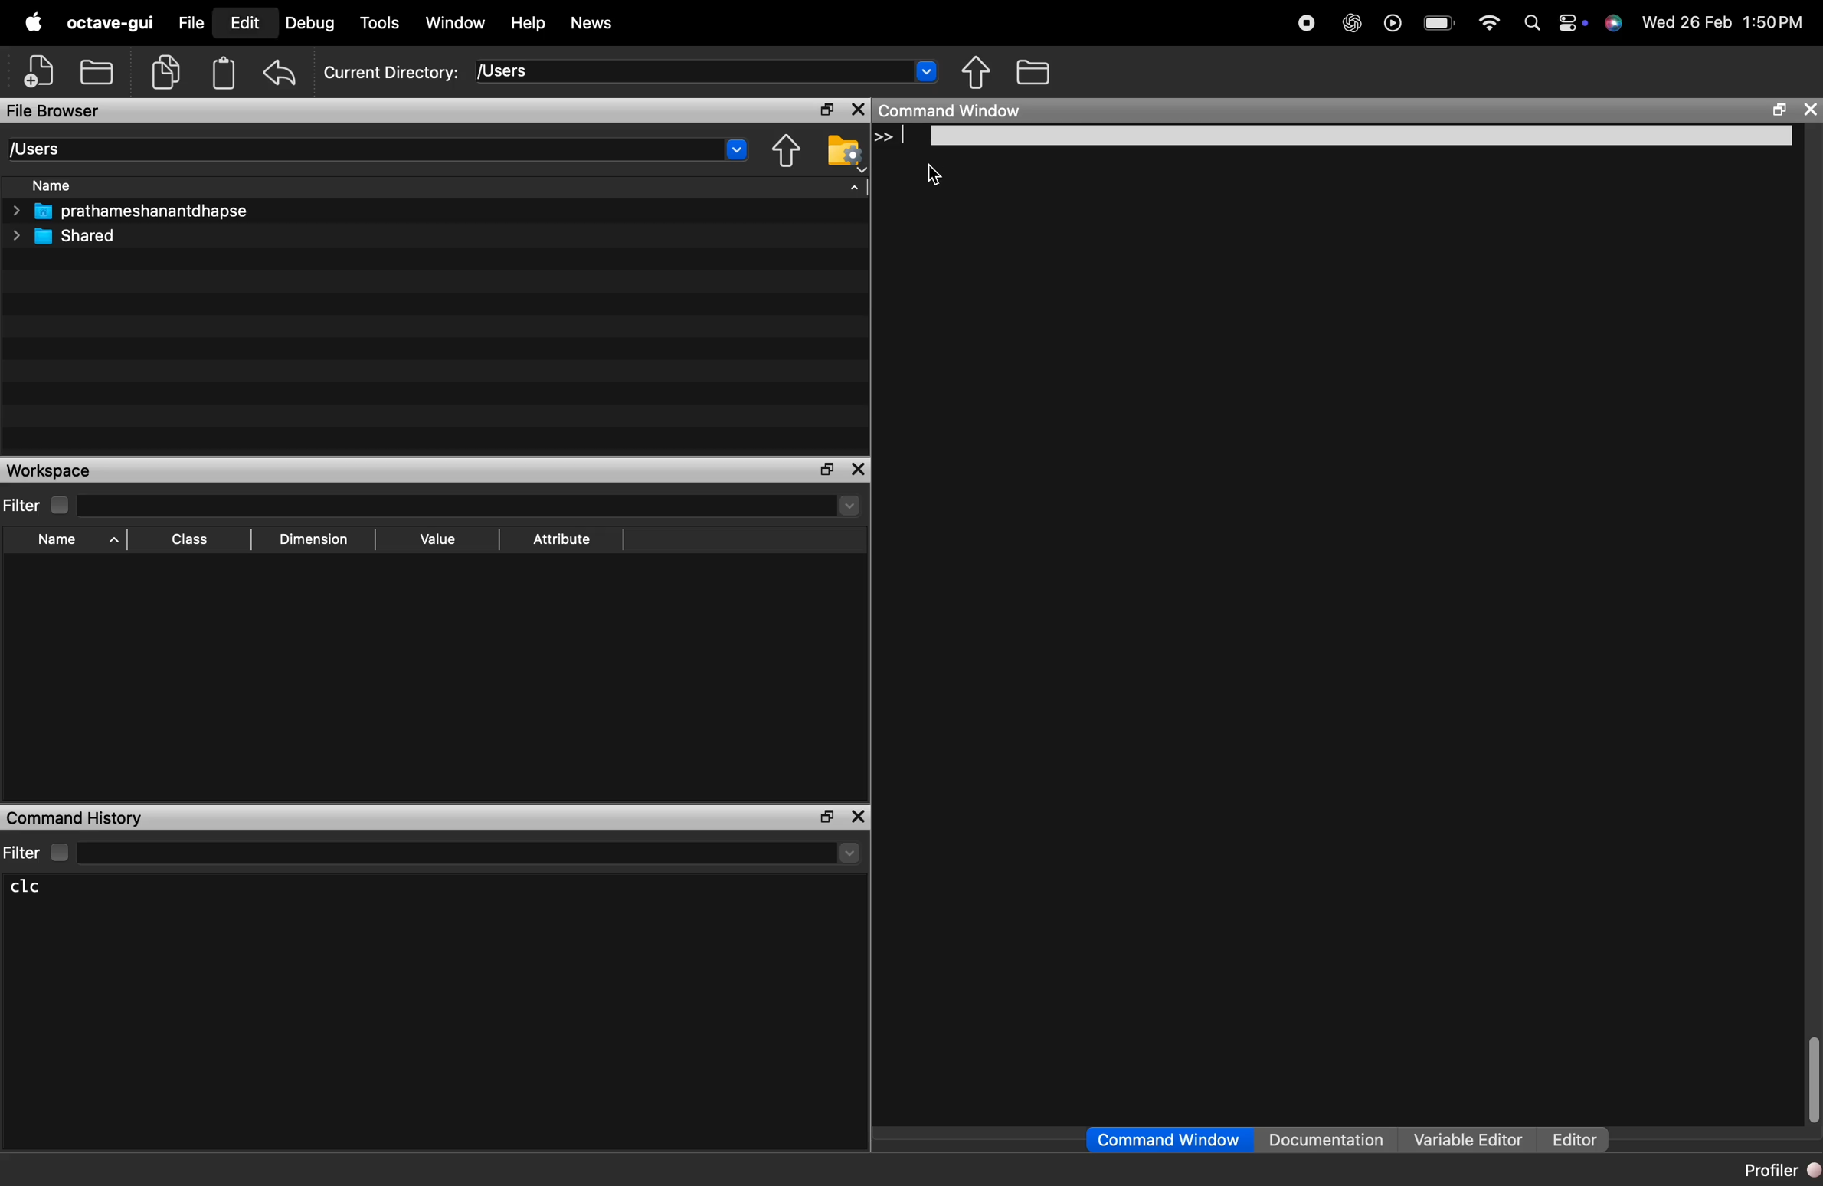 The image size is (1823, 1186). Describe the element at coordinates (312, 23) in the screenshot. I see `Debug` at that location.